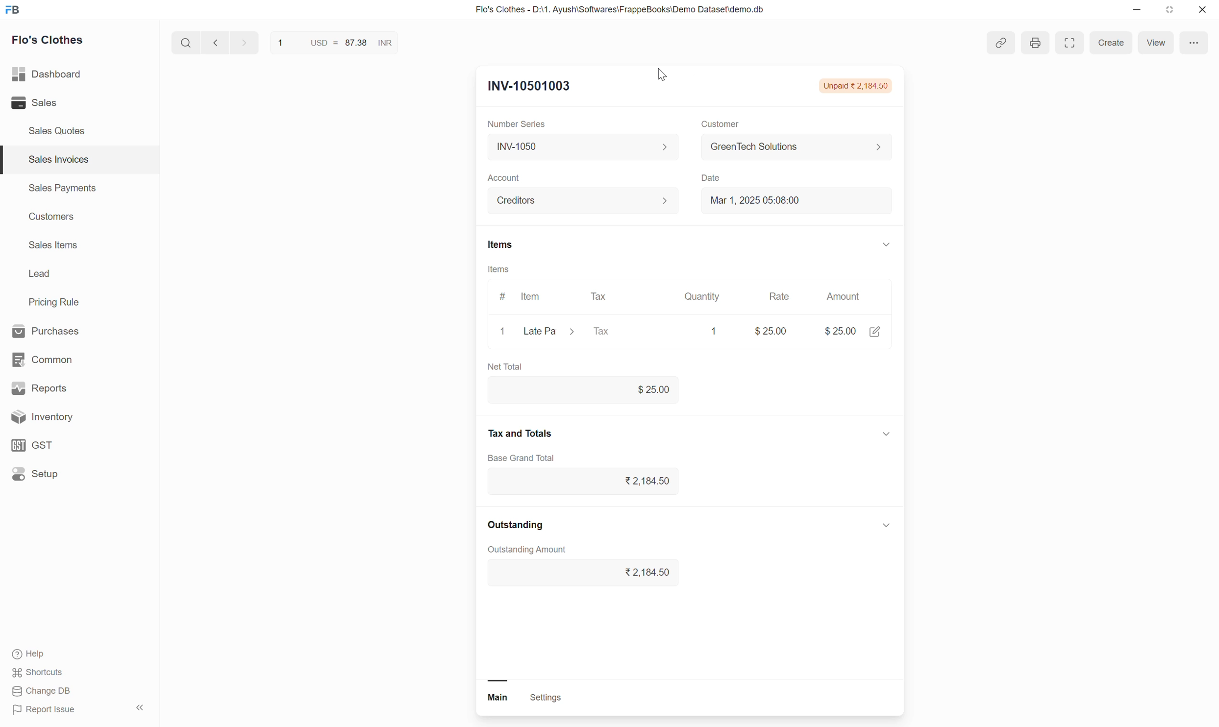 This screenshot has height=727, width=1219. What do you see at coordinates (700, 293) in the screenshot?
I see `Quantity` at bounding box center [700, 293].